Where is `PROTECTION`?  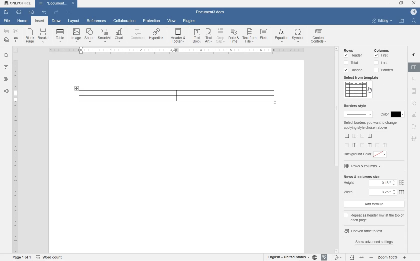 PROTECTION is located at coordinates (151, 21).